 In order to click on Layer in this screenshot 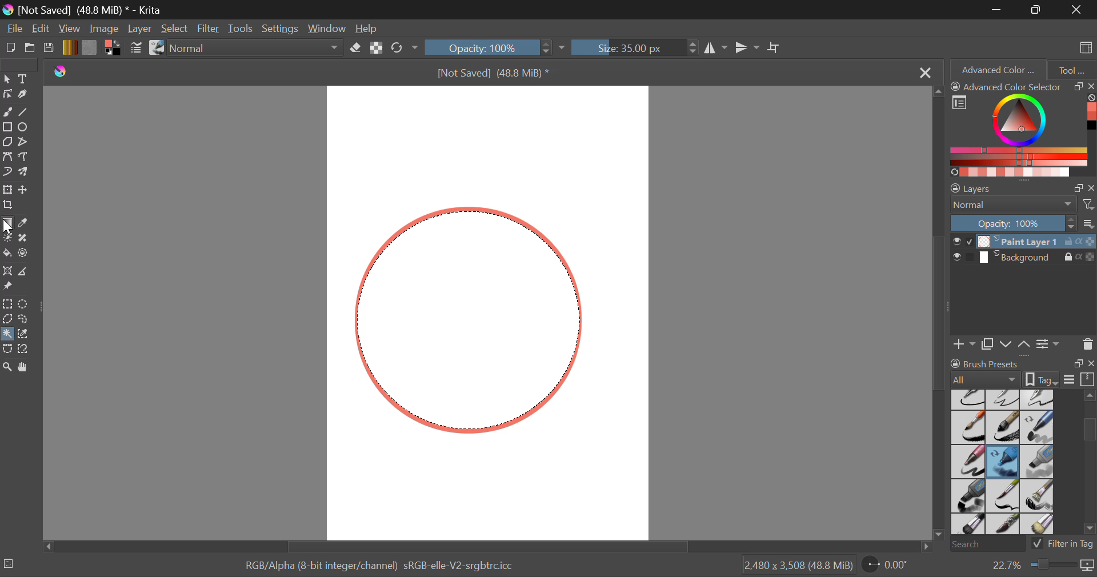, I will do `click(139, 29)`.